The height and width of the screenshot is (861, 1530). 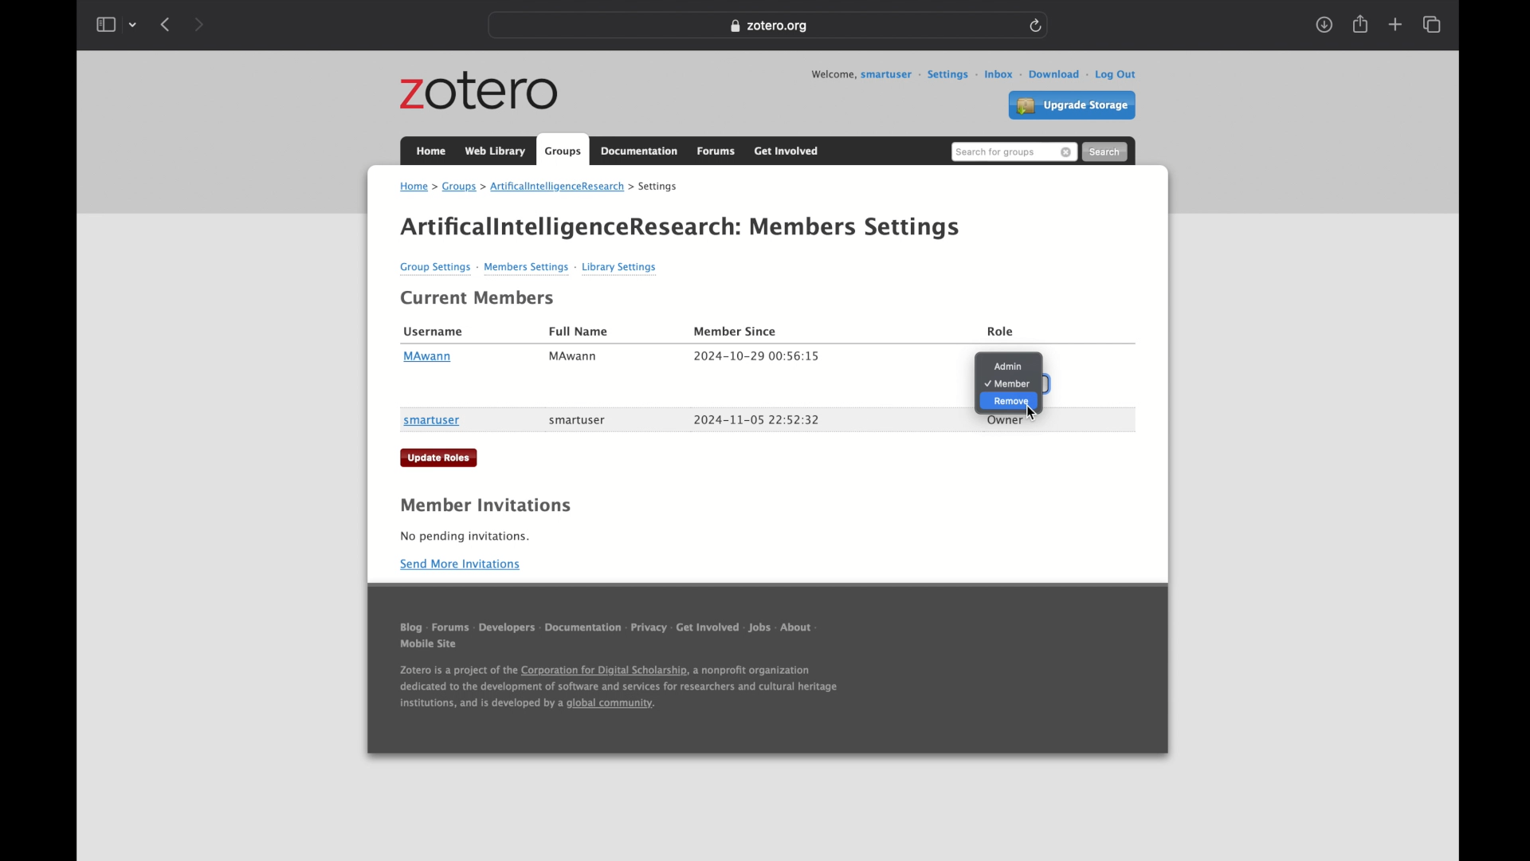 What do you see at coordinates (760, 631) in the screenshot?
I see `jobs` at bounding box center [760, 631].